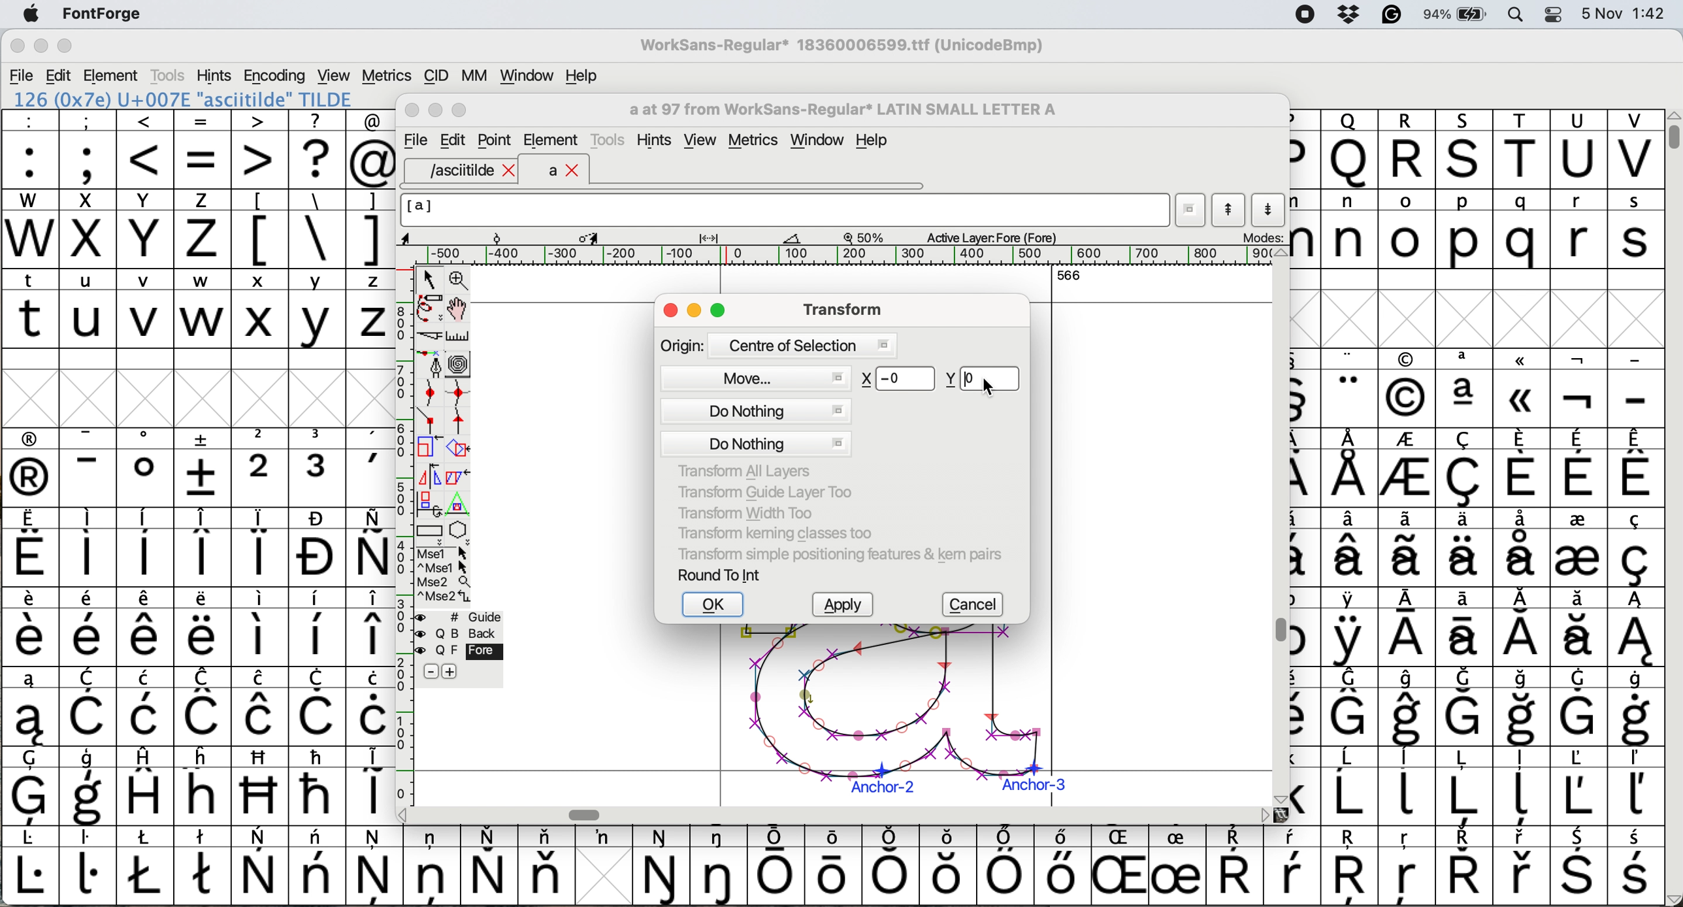  What do you see at coordinates (1349, 627) in the screenshot?
I see `symbol` at bounding box center [1349, 627].